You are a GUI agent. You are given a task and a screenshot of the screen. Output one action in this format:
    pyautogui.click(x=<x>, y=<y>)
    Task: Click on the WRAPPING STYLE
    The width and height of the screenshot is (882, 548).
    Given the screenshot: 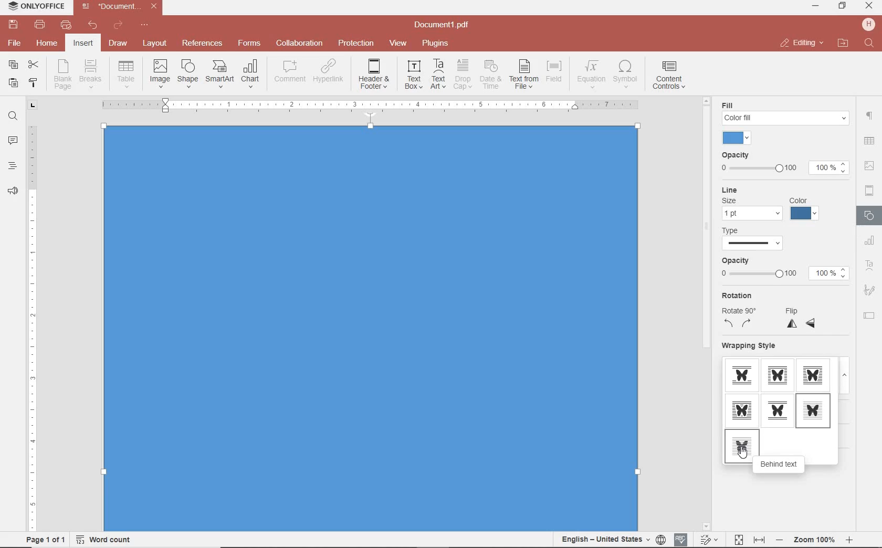 What is the action you would take?
    pyautogui.click(x=782, y=366)
    